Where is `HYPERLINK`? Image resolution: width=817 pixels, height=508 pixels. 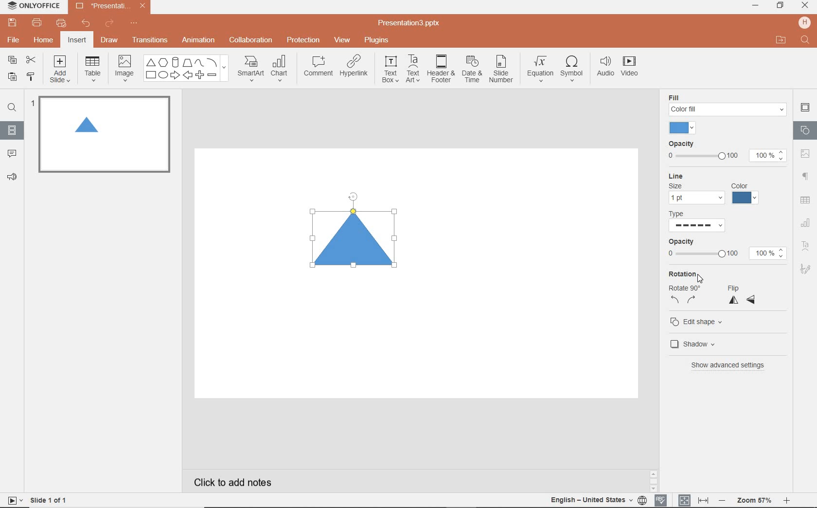
HYPERLINK is located at coordinates (354, 69).